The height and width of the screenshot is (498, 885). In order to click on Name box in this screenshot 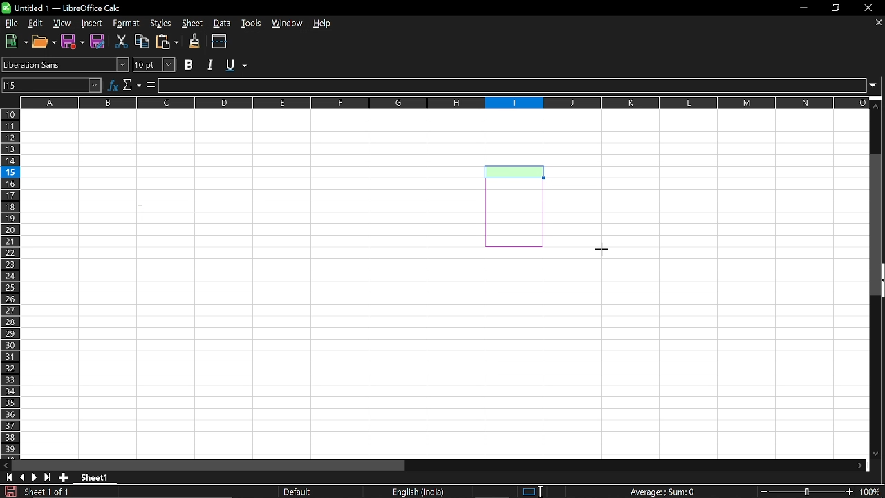, I will do `click(51, 84)`.